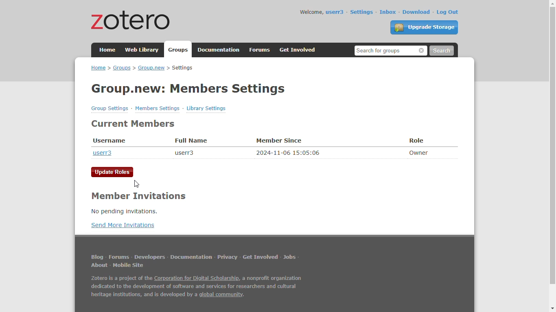  Describe the element at coordinates (190, 141) in the screenshot. I see `full name` at that location.